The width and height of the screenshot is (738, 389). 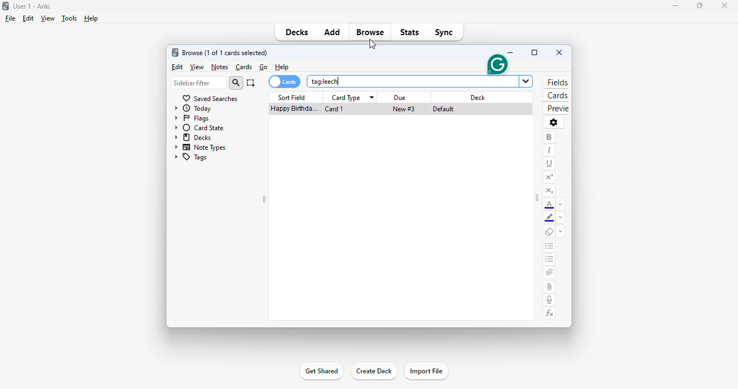 I want to click on browse, so click(x=370, y=32).